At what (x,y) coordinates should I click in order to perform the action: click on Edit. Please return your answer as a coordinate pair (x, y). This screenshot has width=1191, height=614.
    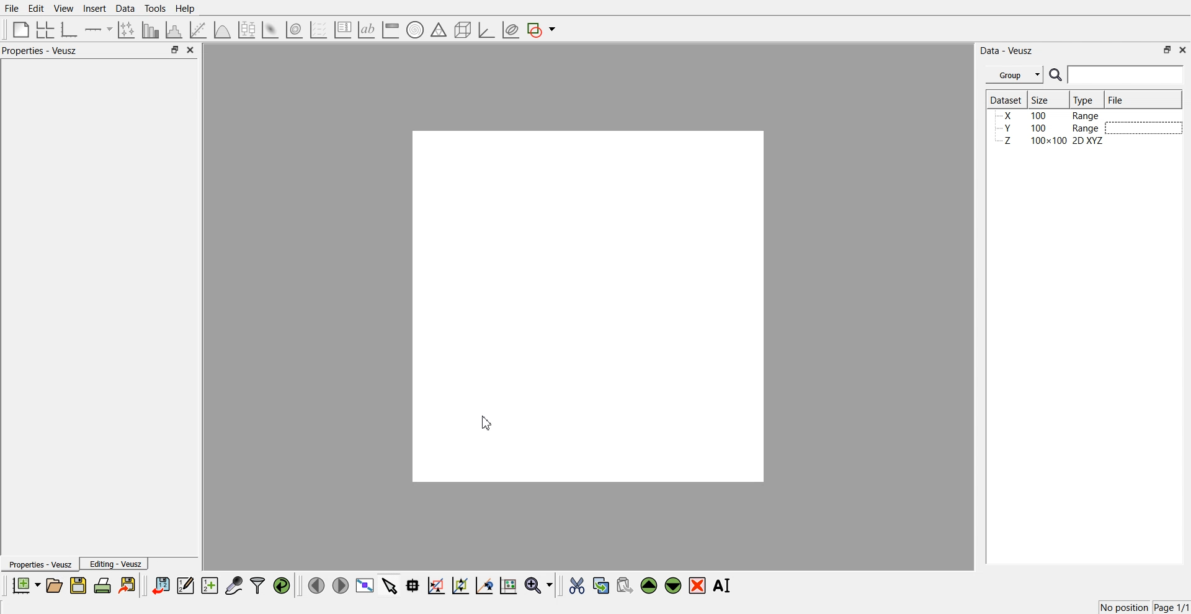
    Looking at the image, I should click on (35, 9).